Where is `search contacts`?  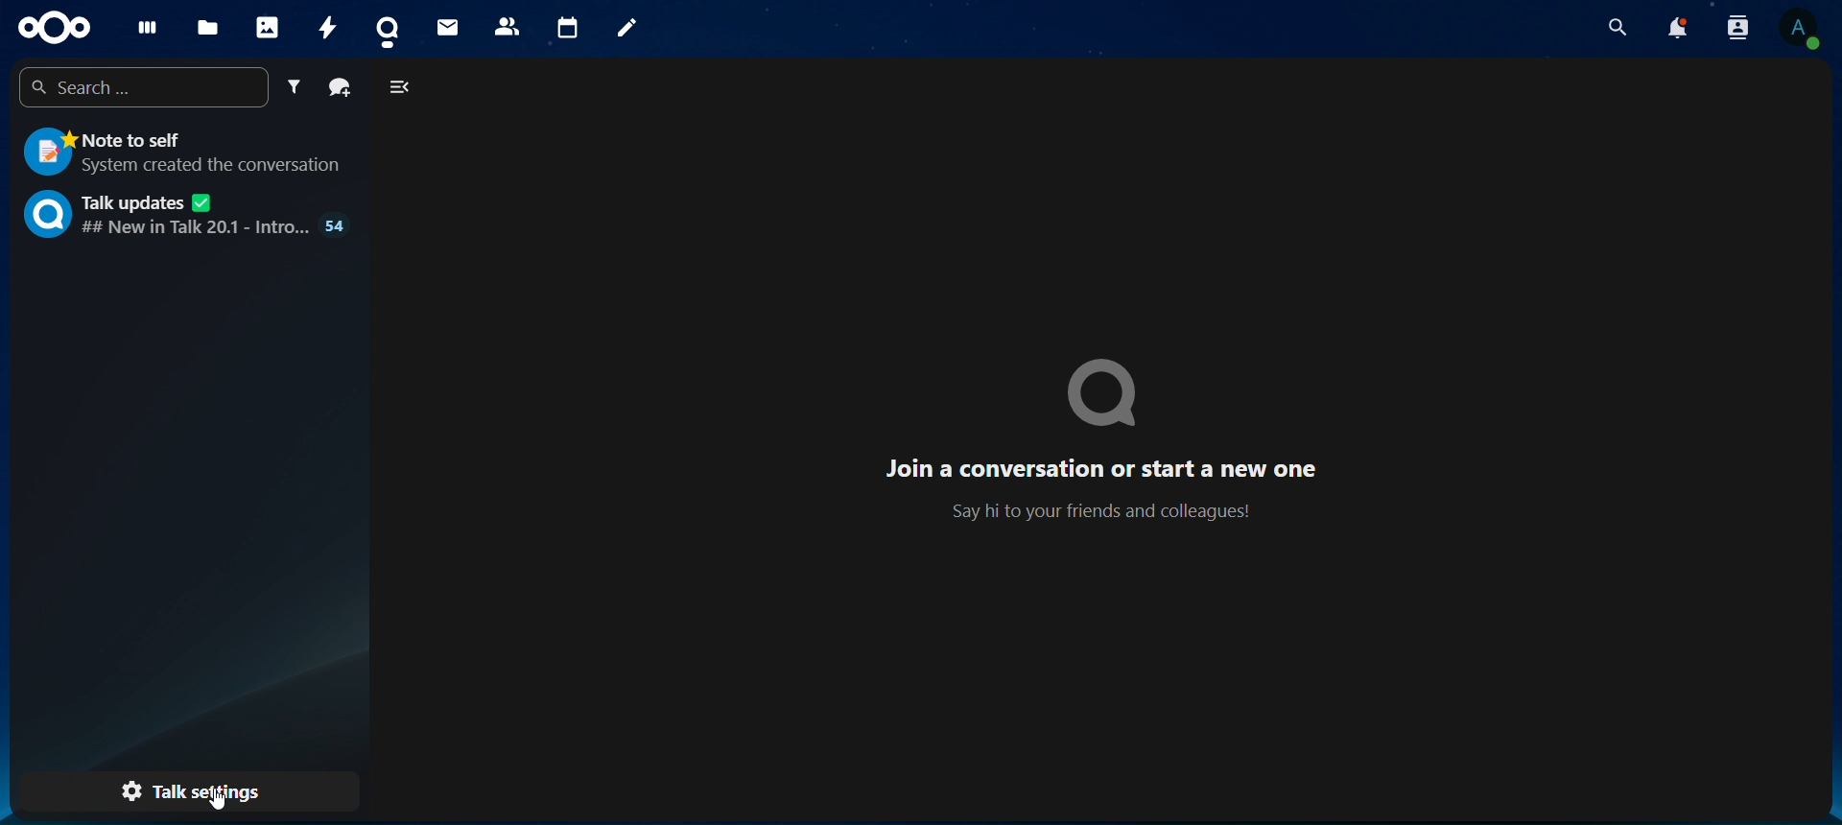 search contacts is located at coordinates (1617, 27).